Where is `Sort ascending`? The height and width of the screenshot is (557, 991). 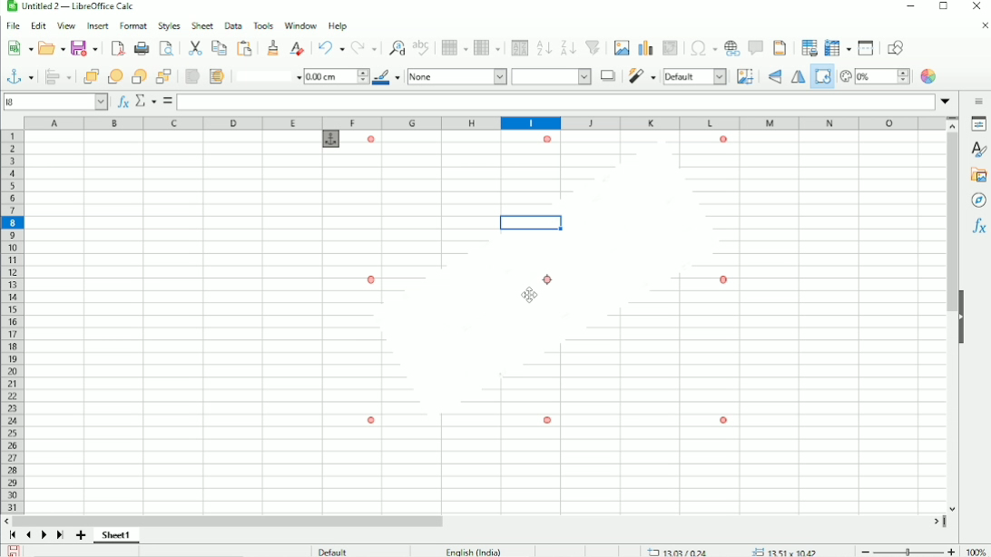
Sort ascending is located at coordinates (544, 48).